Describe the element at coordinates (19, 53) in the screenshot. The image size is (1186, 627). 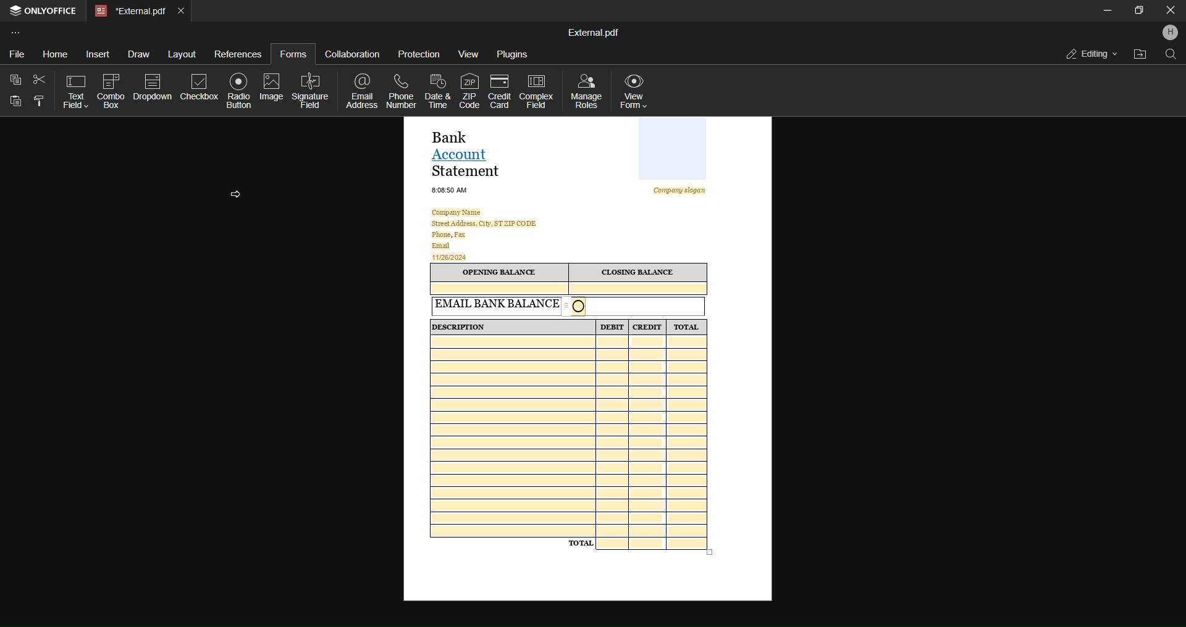
I see `file` at that location.